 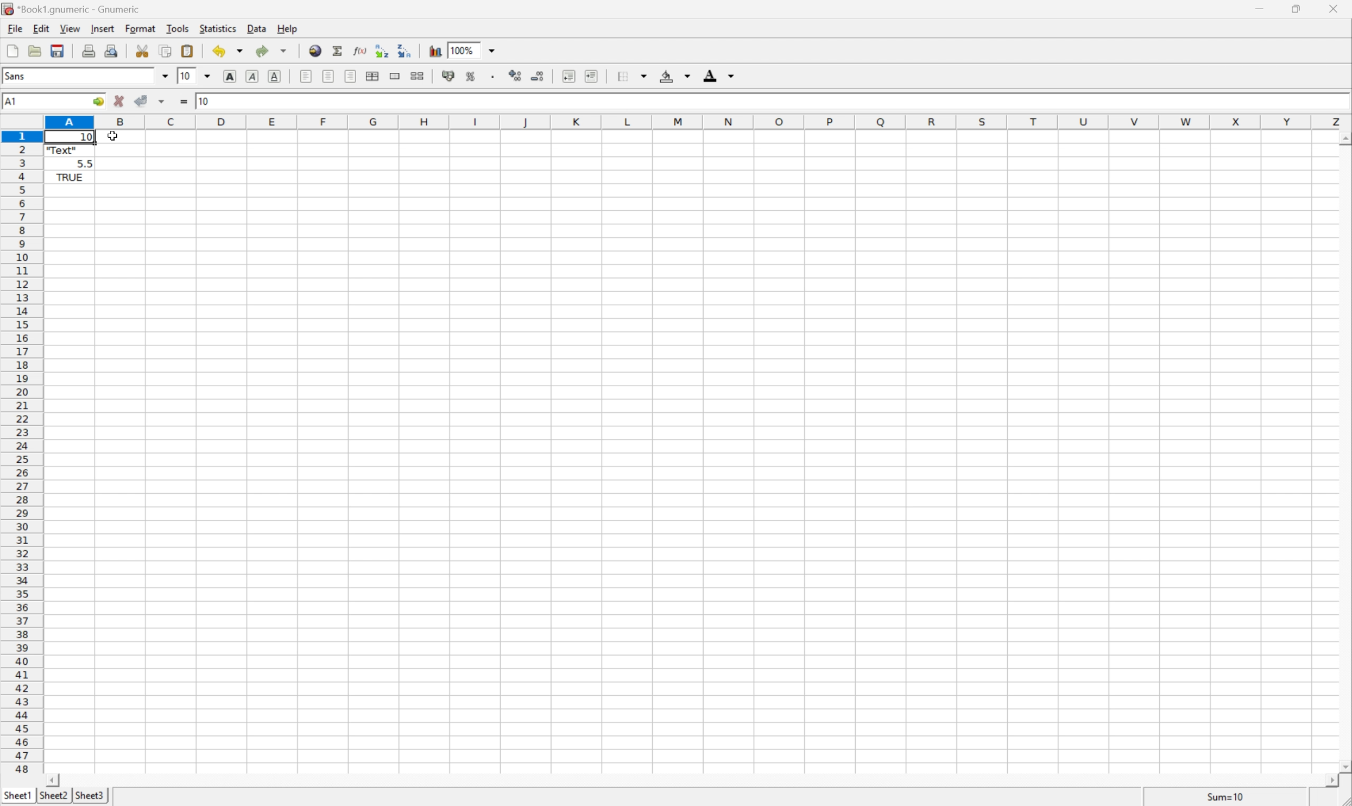 What do you see at coordinates (1334, 8) in the screenshot?
I see `Close` at bounding box center [1334, 8].